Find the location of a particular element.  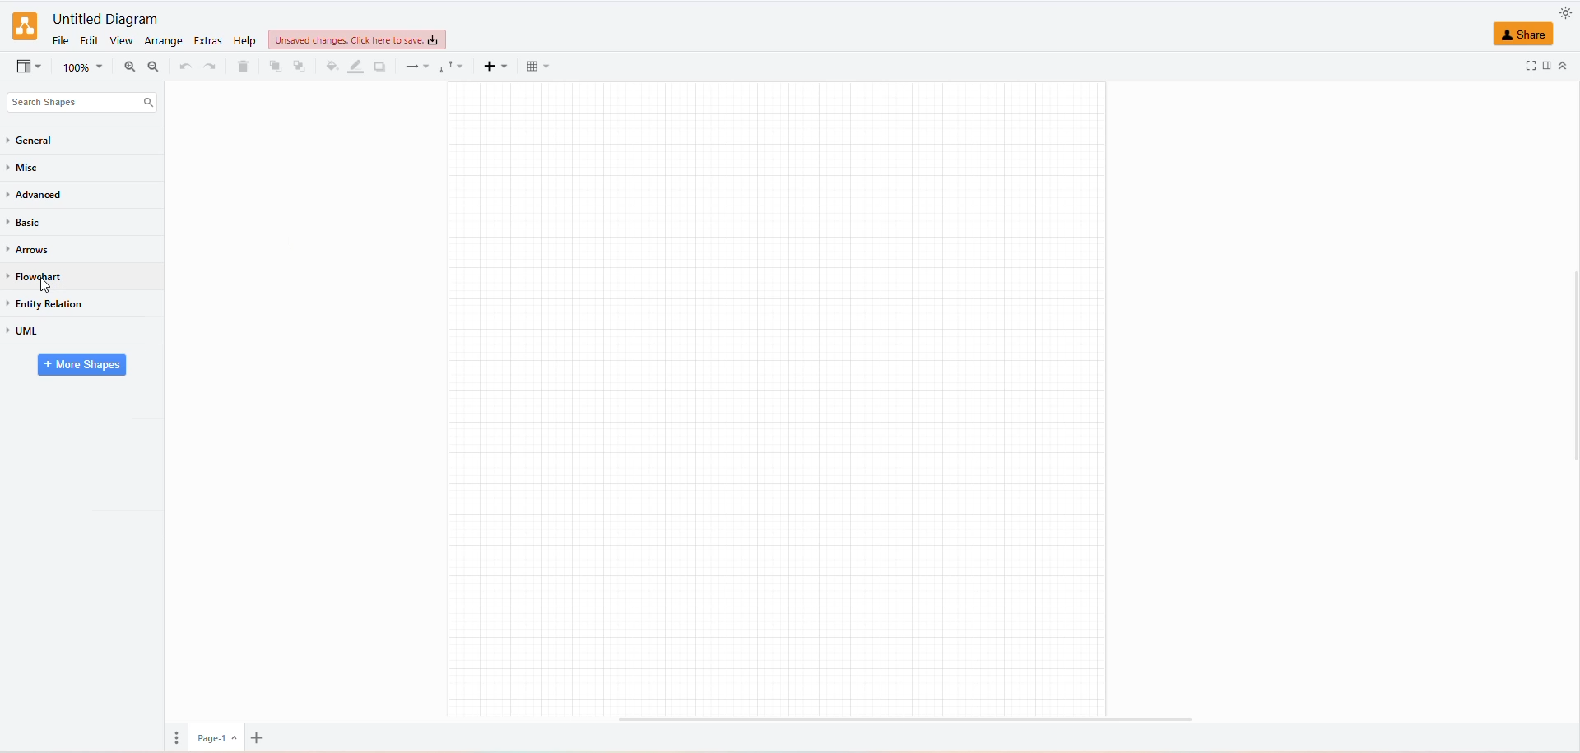

SEARCH is located at coordinates (79, 99).